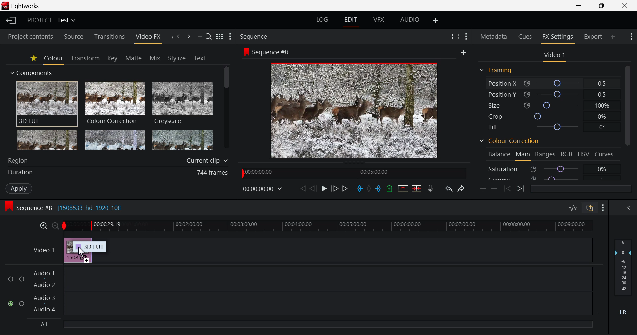  I want to click on FX Settings, so click(557, 38).